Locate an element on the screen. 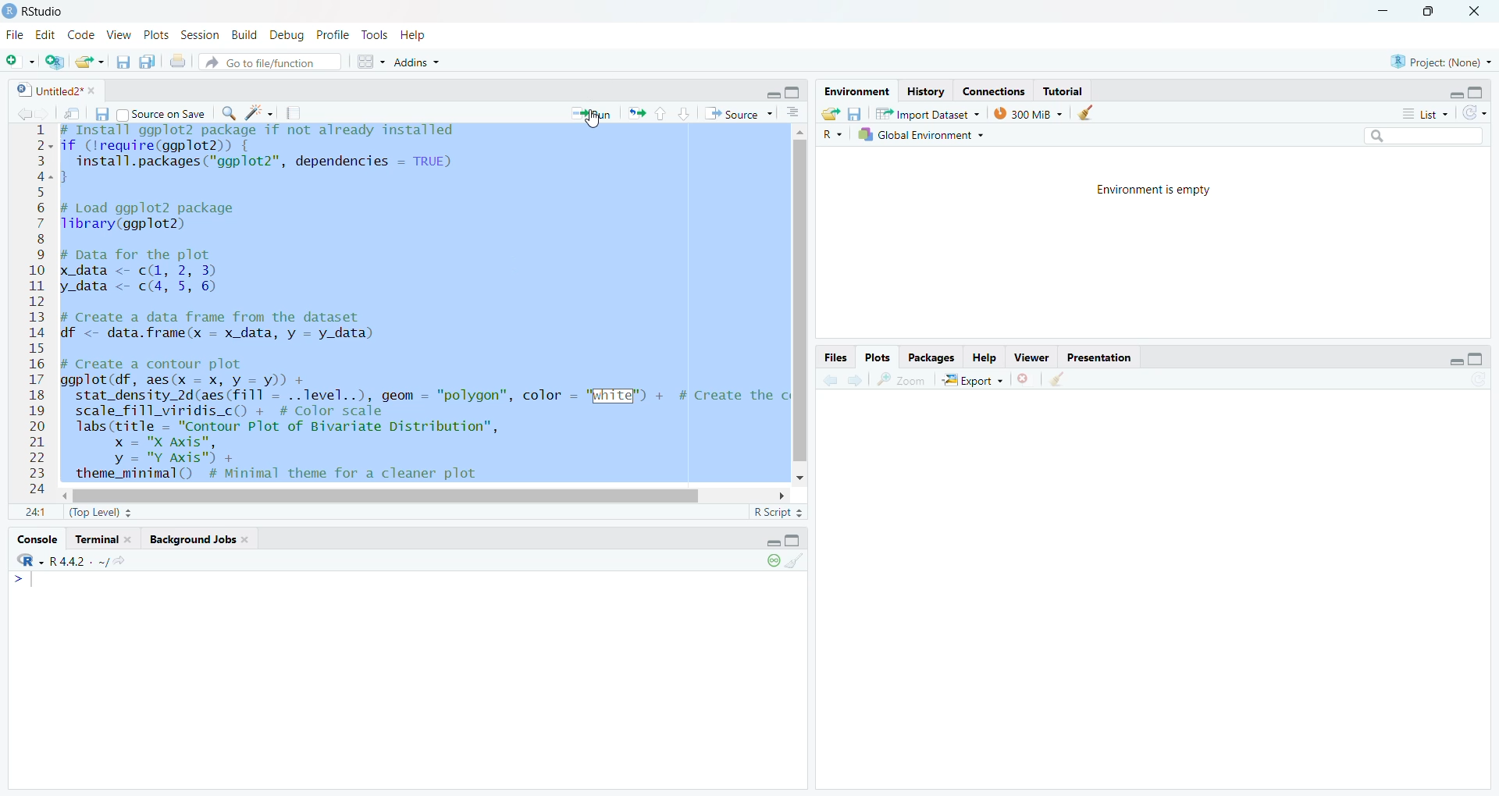 Image resolution: width=1499 pixels, height=796 pixels. typing cursor is located at coordinates (30, 581).